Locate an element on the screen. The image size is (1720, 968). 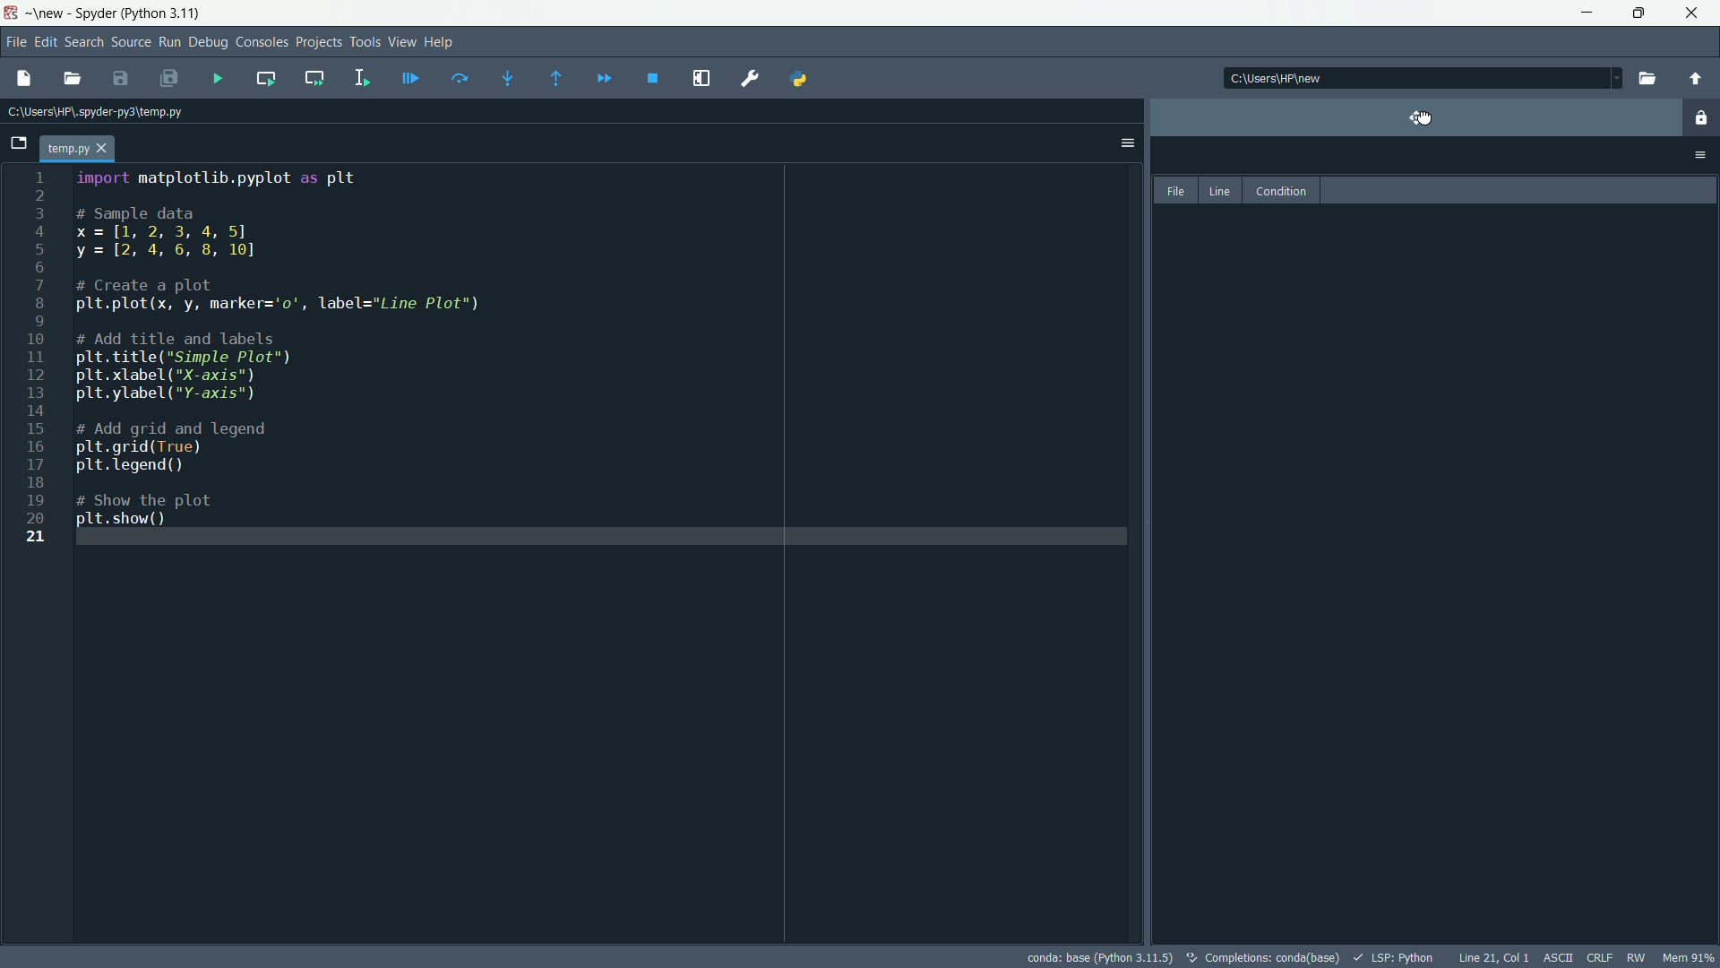
step into function is located at coordinates (502, 78).